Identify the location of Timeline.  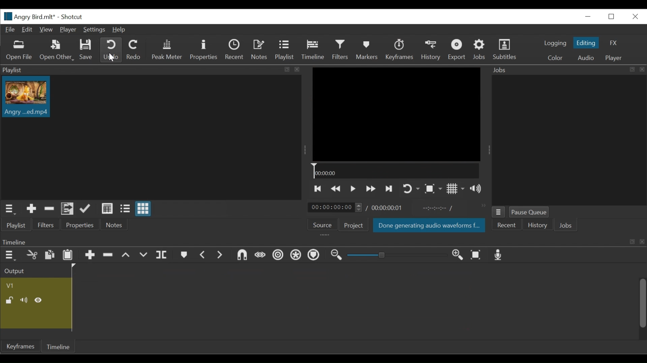
(323, 241).